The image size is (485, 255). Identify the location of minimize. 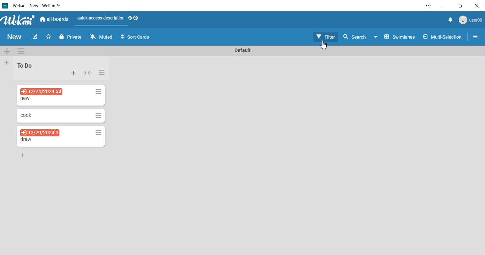
(446, 6).